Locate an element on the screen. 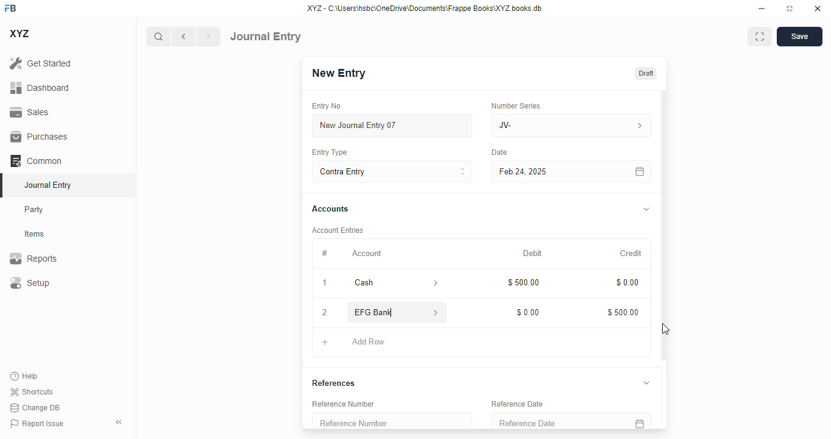 Image resolution: width=831 pixels, height=439 pixels. account information is located at coordinates (436, 312).